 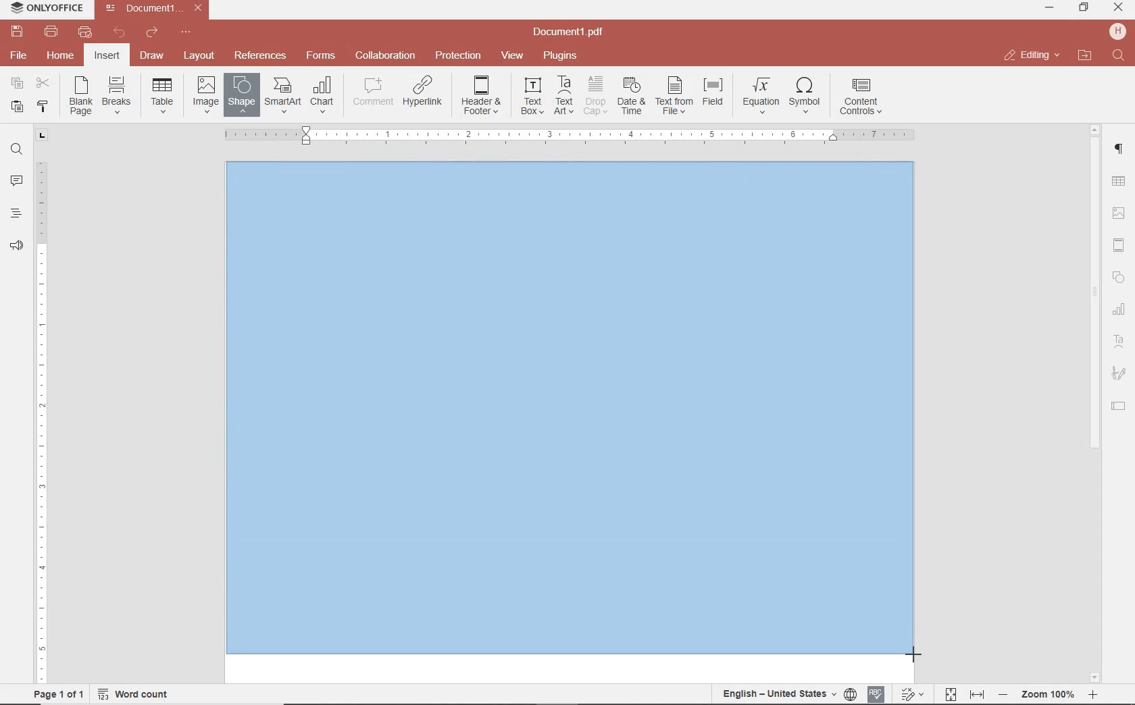 What do you see at coordinates (166, 94) in the screenshot?
I see `insert drop down` at bounding box center [166, 94].